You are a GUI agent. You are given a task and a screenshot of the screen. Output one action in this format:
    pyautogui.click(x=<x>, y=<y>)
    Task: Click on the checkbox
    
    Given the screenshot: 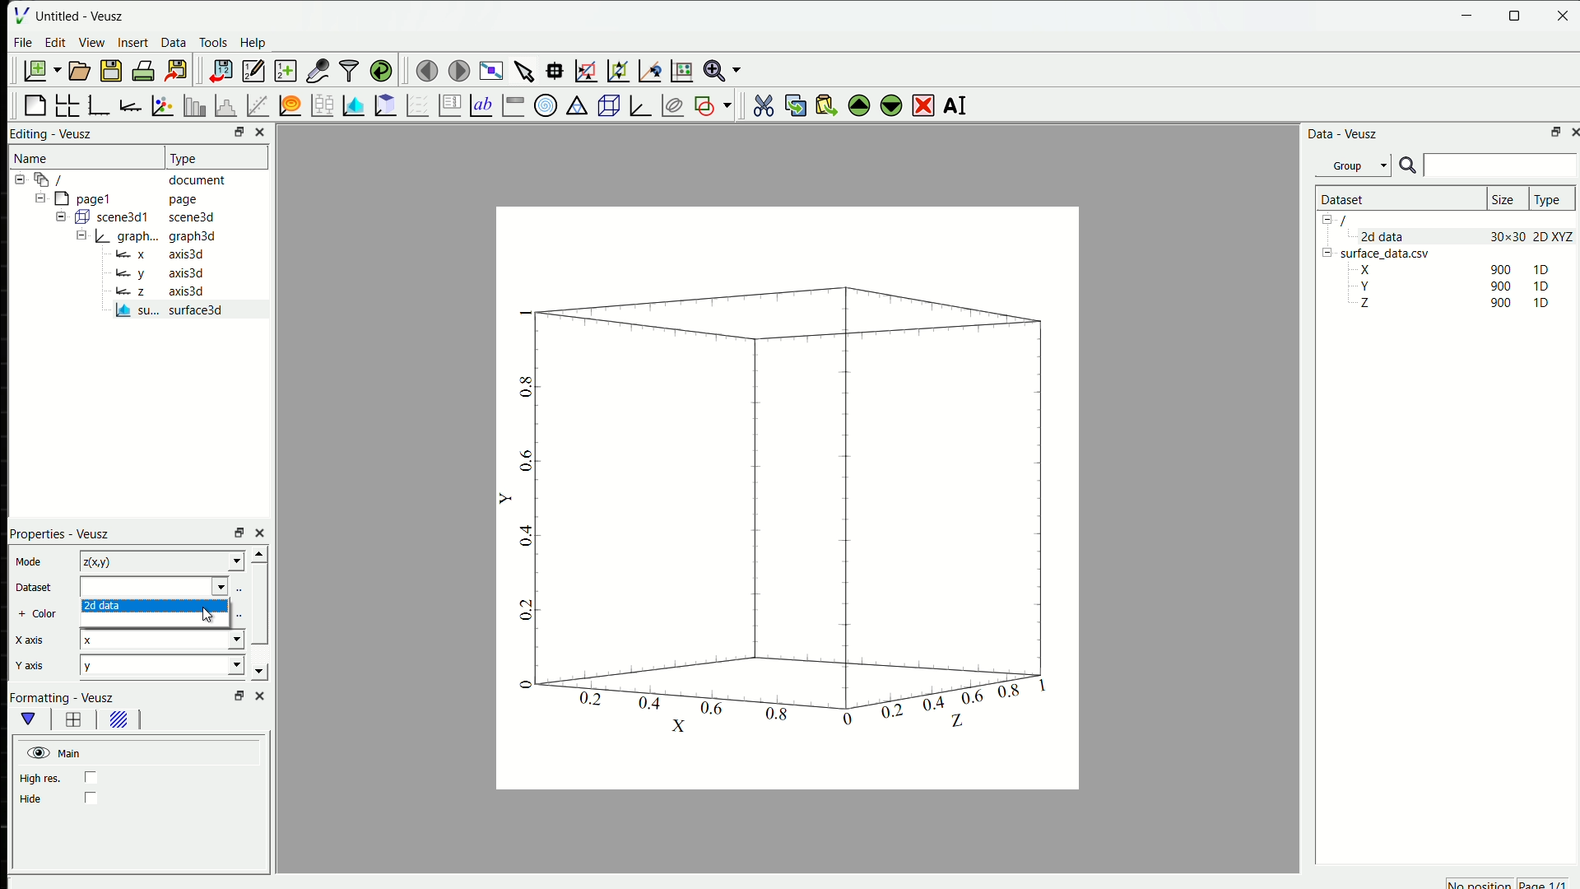 What is the action you would take?
    pyautogui.click(x=92, y=777)
    